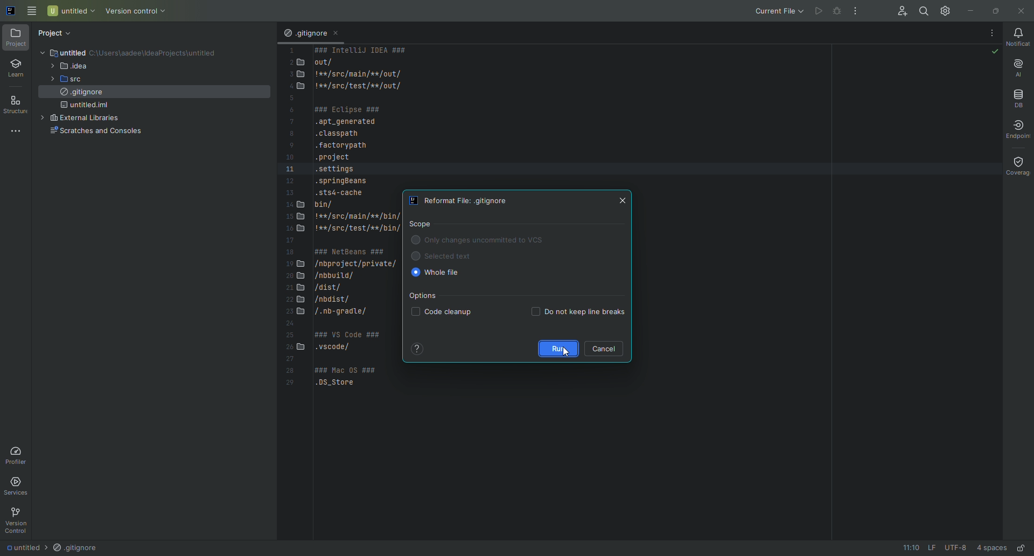 The height and width of the screenshot is (556, 1034). I want to click on More Actions, so click(992, 32).